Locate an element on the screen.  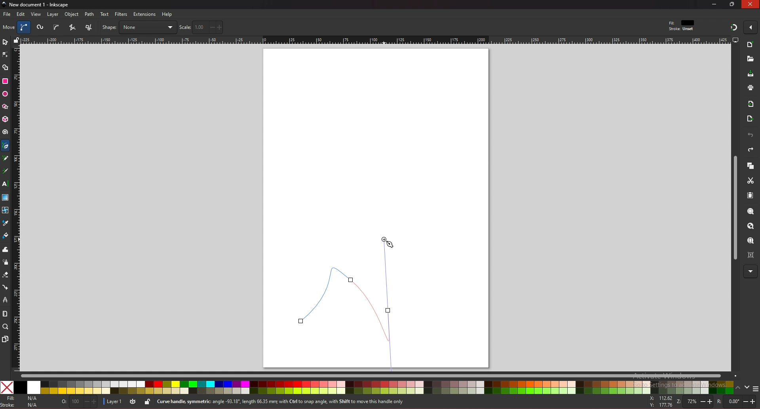
stroke is located at coordinates (681, 29).